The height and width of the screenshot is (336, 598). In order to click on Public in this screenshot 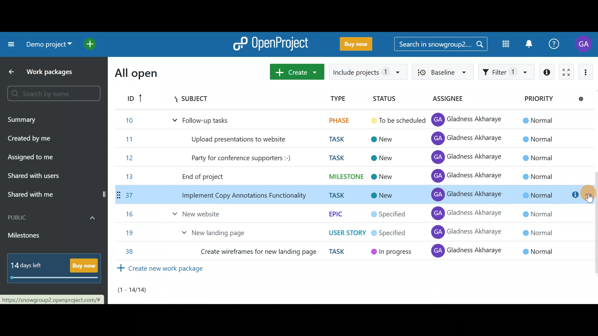, I will do `click(52, 218)`.